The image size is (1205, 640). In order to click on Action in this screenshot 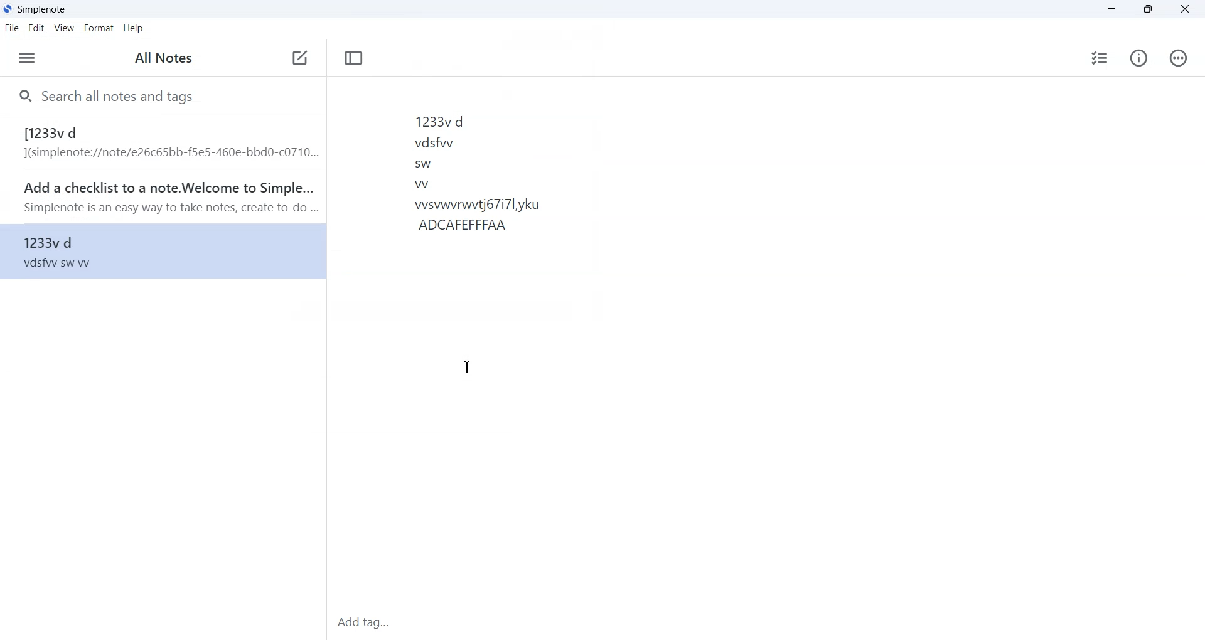, I will do `click(1179, 58)`.